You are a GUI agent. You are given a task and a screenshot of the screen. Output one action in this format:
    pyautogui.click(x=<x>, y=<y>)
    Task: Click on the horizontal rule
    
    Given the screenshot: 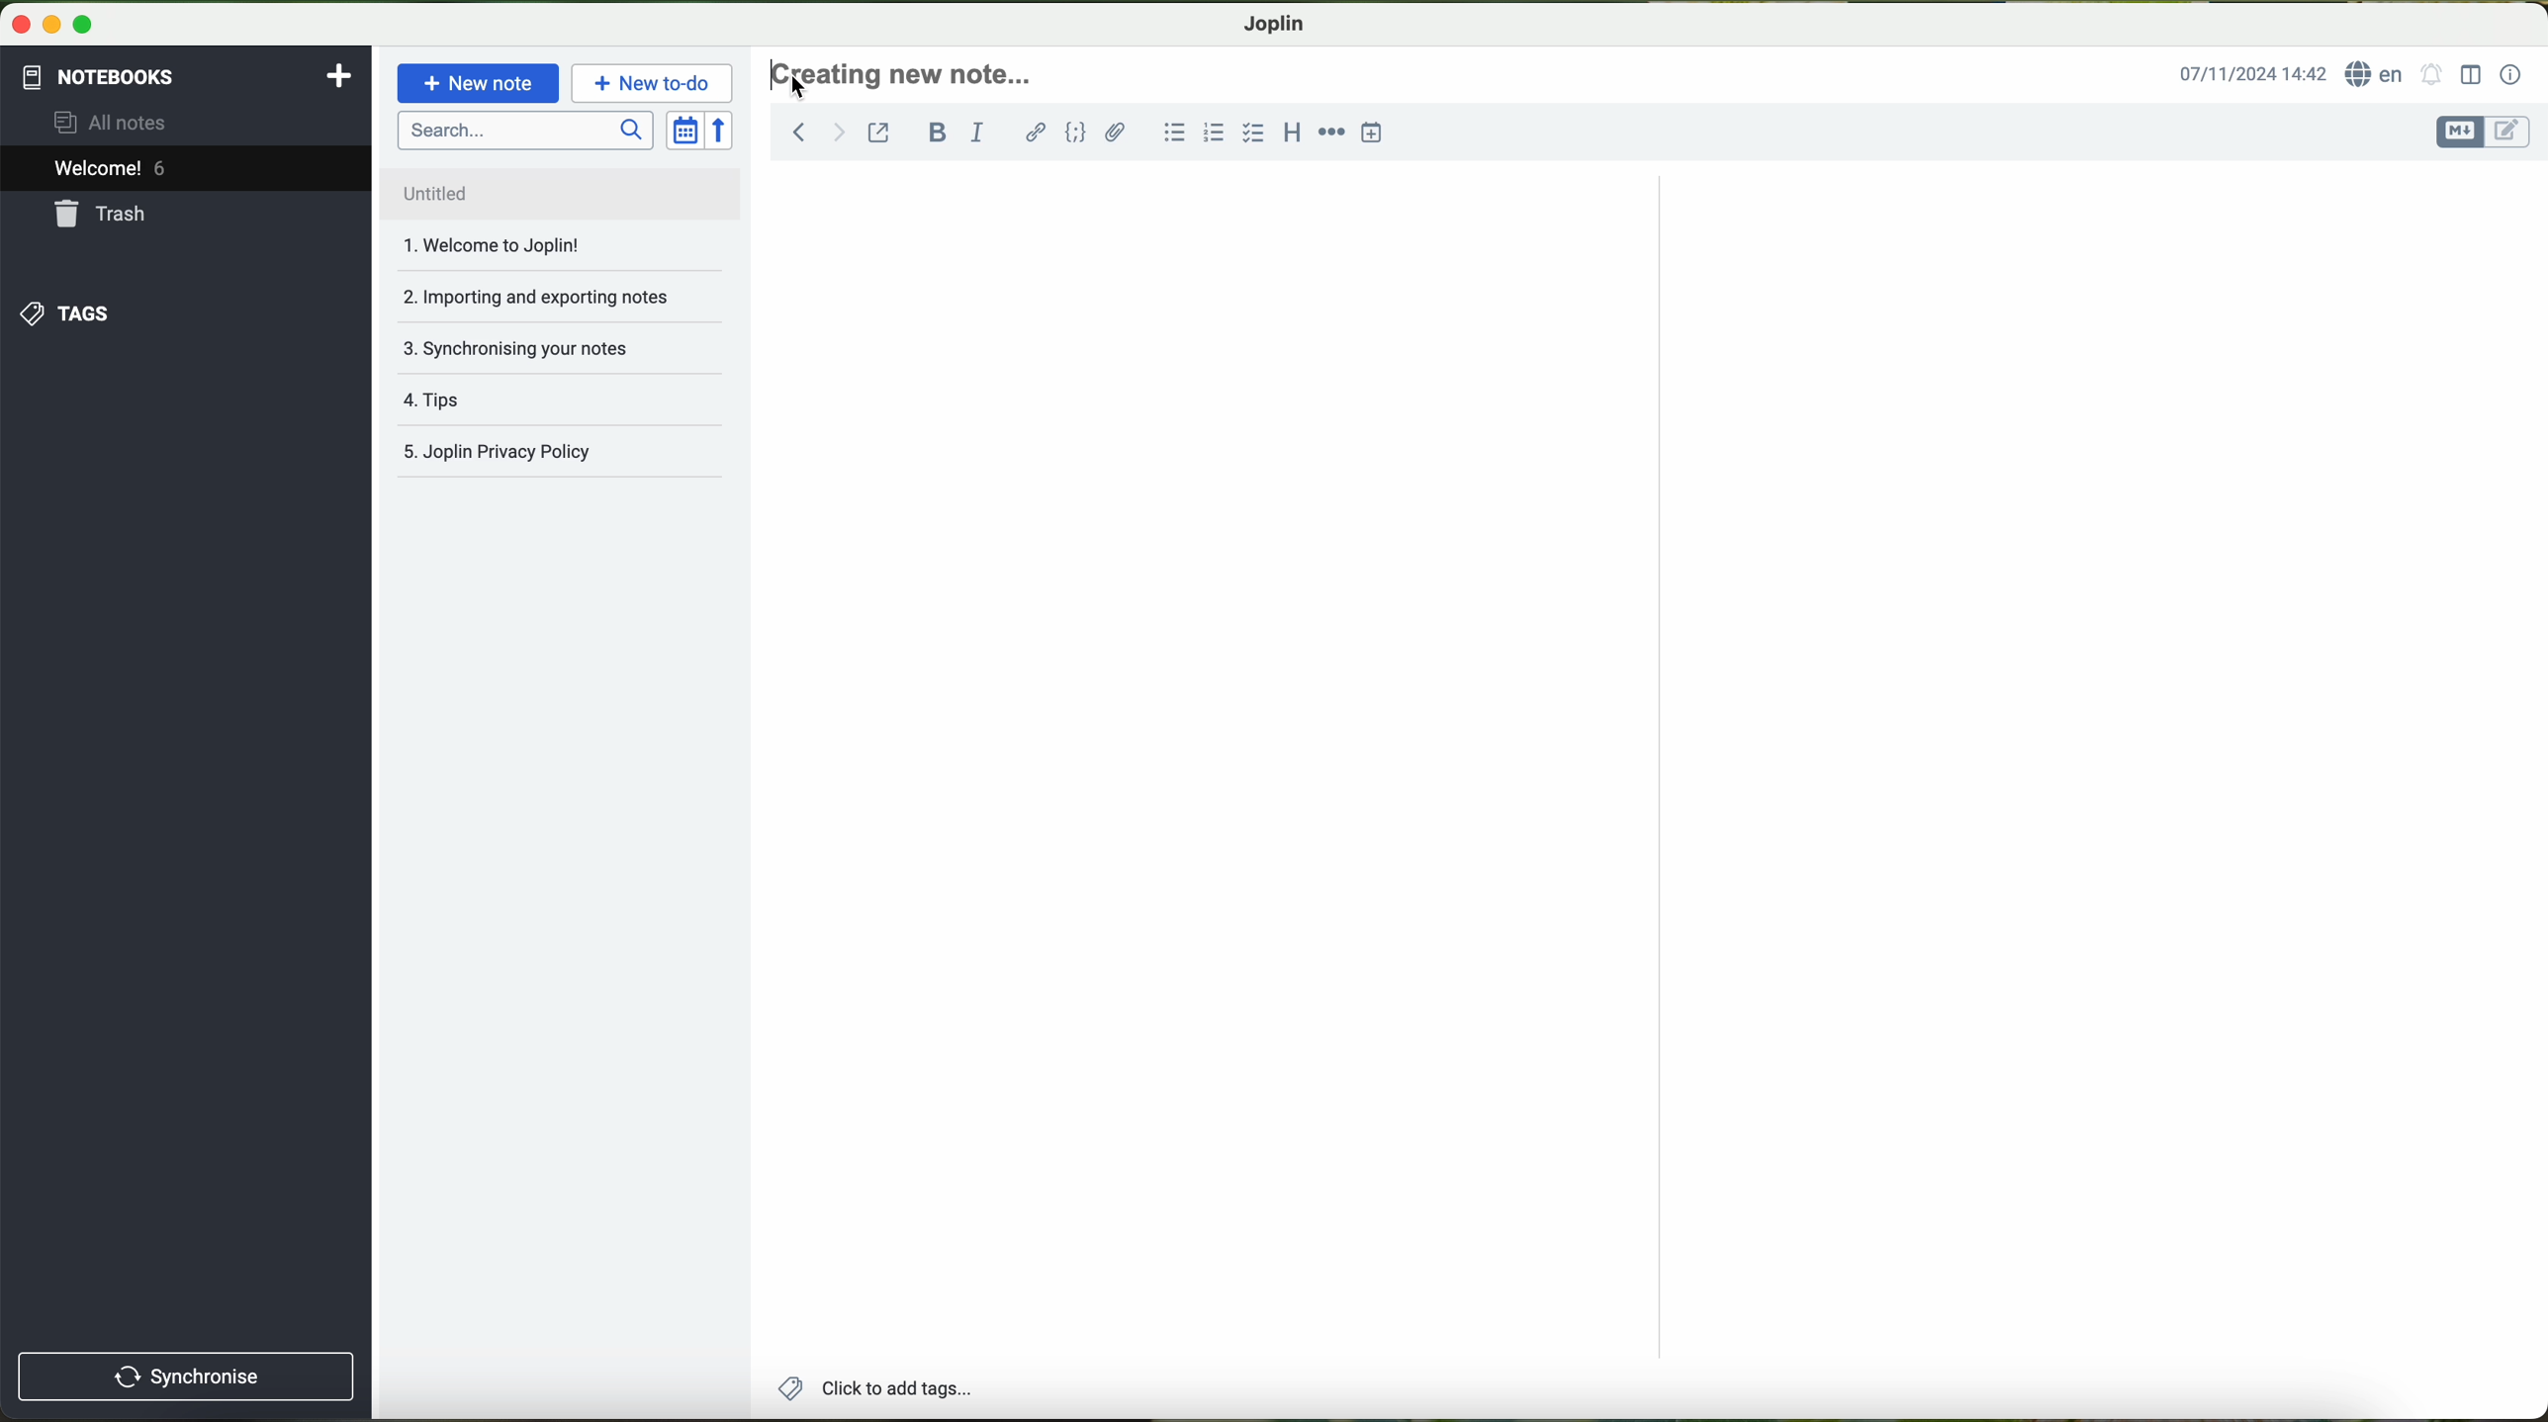 What is the action you would take?
    pyautogui.click(x=1332, y=133)
    